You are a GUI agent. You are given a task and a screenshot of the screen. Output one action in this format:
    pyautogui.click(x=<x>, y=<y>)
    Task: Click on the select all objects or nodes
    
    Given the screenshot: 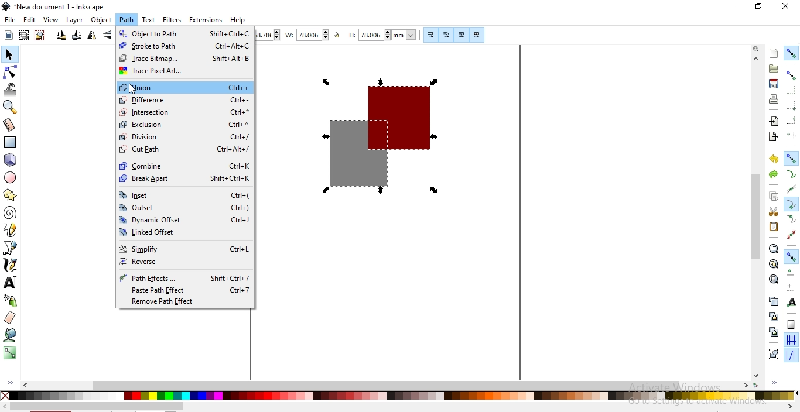 What is the action you would take?
    pyautogui.click(x=9, y=35)
    